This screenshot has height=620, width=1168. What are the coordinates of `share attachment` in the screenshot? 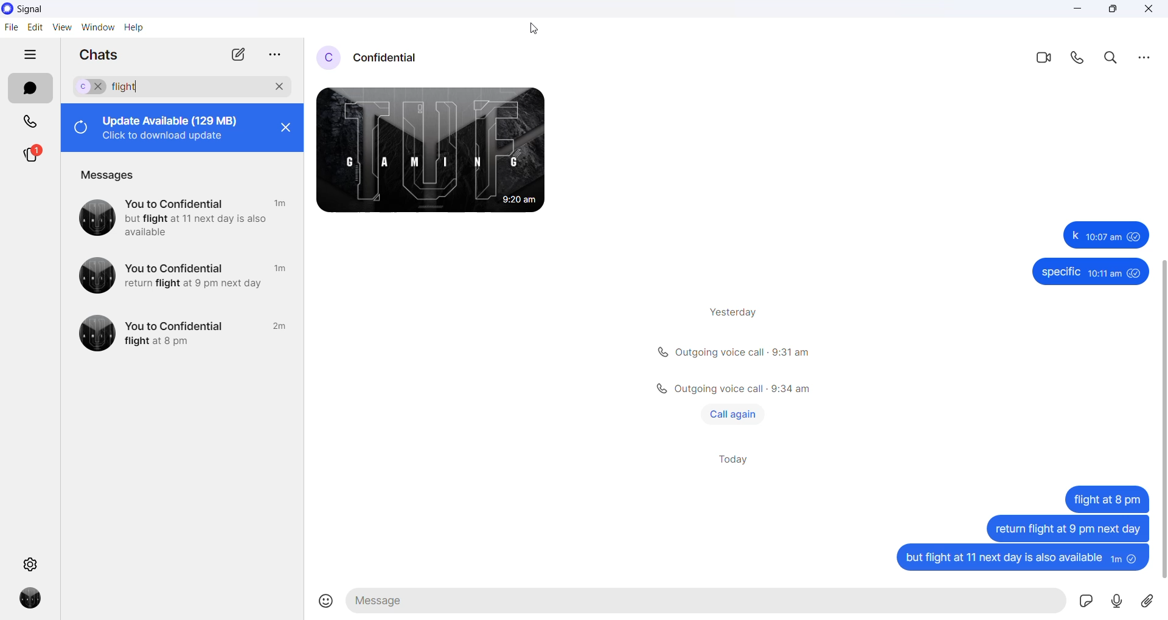 It's located at (1153, 603).